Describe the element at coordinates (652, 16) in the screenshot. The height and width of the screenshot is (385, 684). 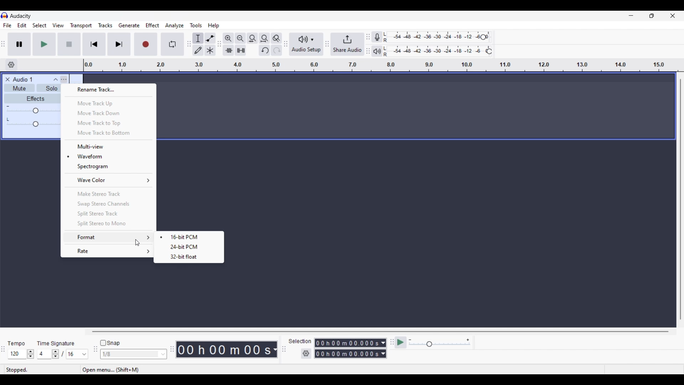
I see `Show interface in a smaller tab` at that location.